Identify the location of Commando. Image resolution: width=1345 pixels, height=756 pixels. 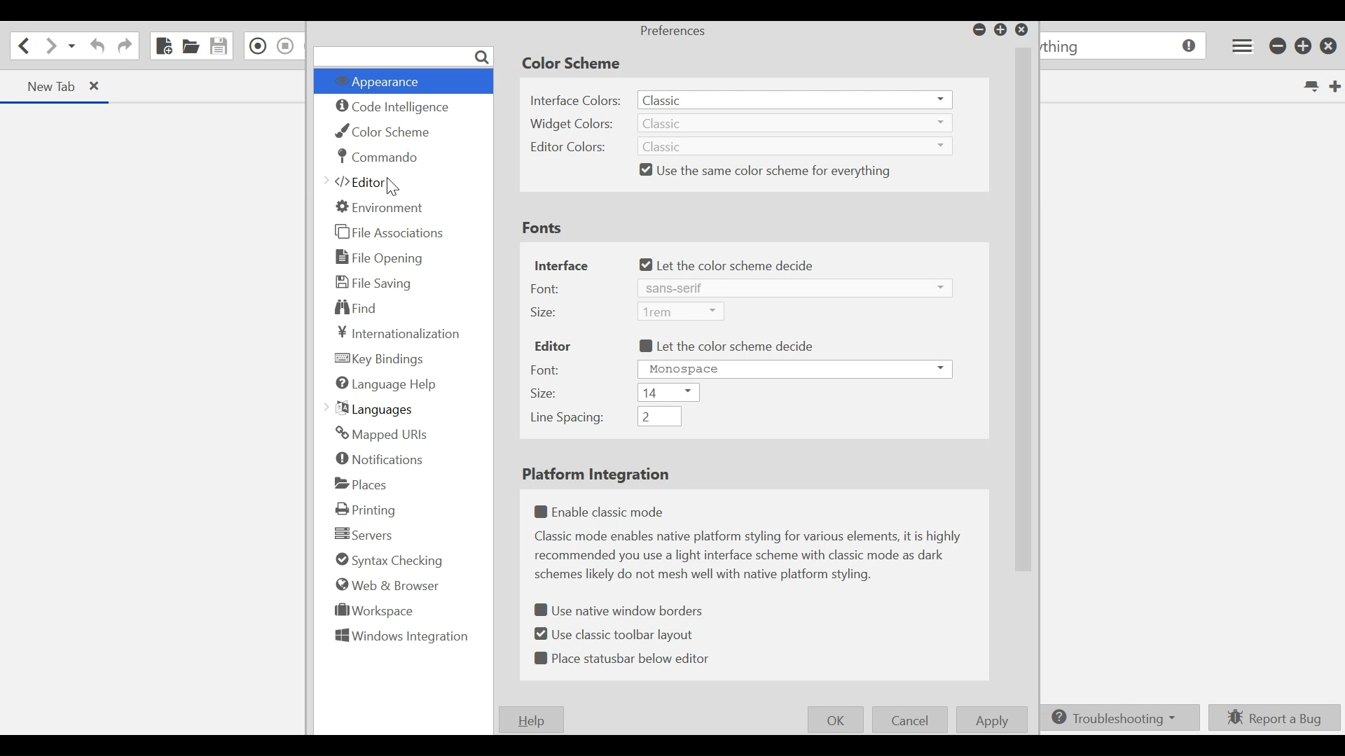
(380, 157).